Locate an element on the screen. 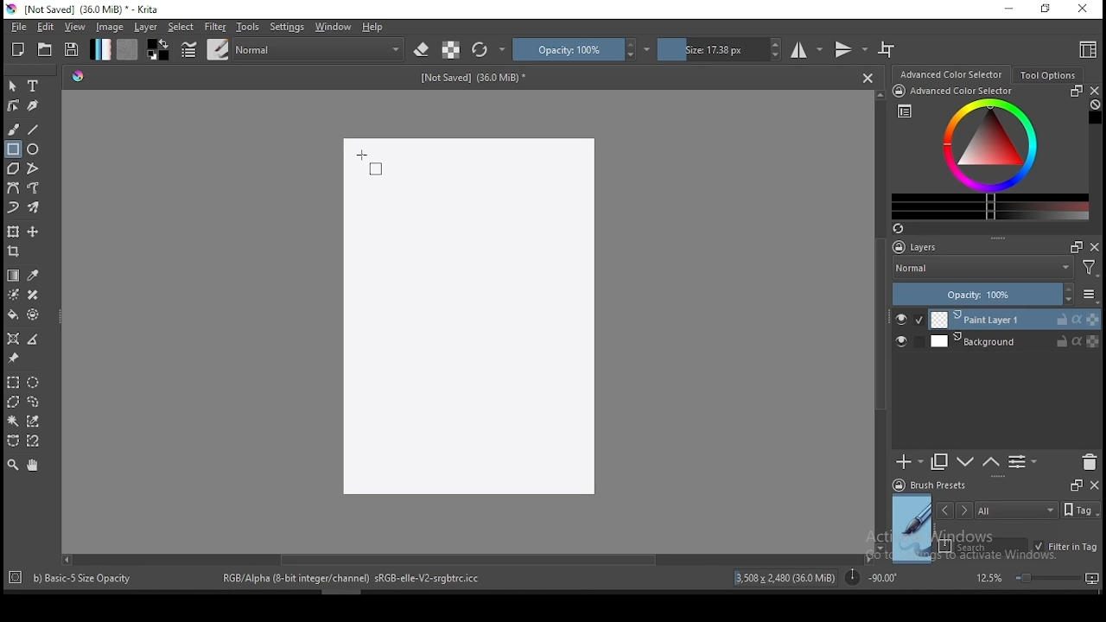 The width and height of the screenshot is (1106, 622). zoom tool is located at coordinates (13, 464).